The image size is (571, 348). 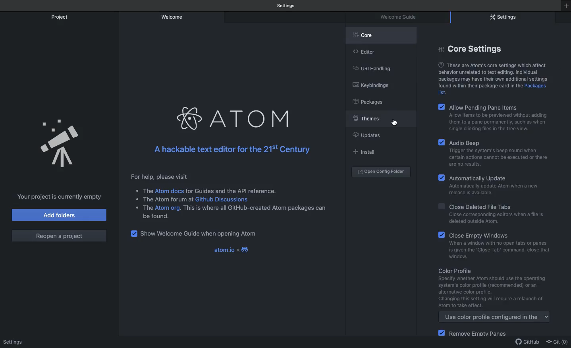 What do you see at coordinates (61, 17) in the screenshot?
I see `Project` at bounding box center [61, 17].